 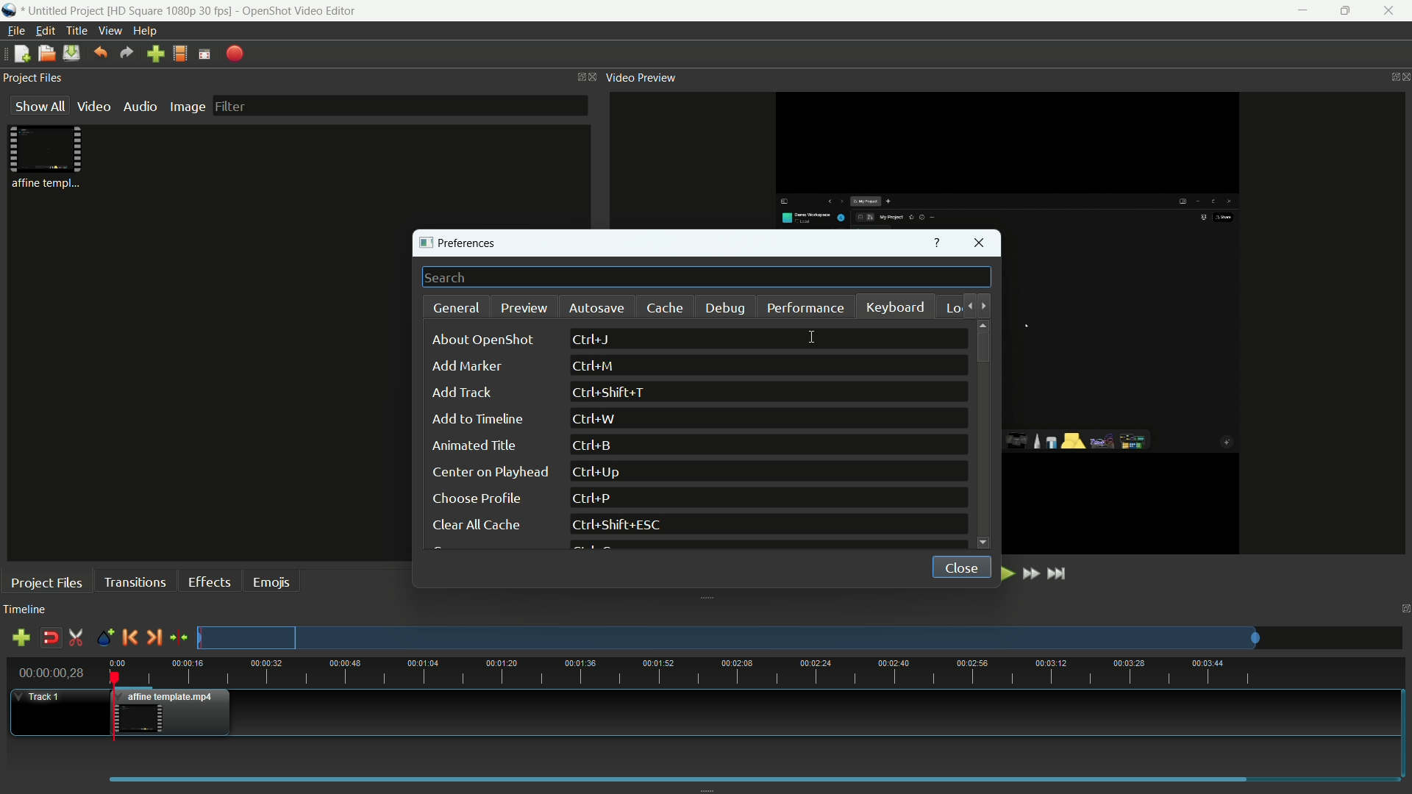 I want to click on close video preview, so click(x=1403, y=77).